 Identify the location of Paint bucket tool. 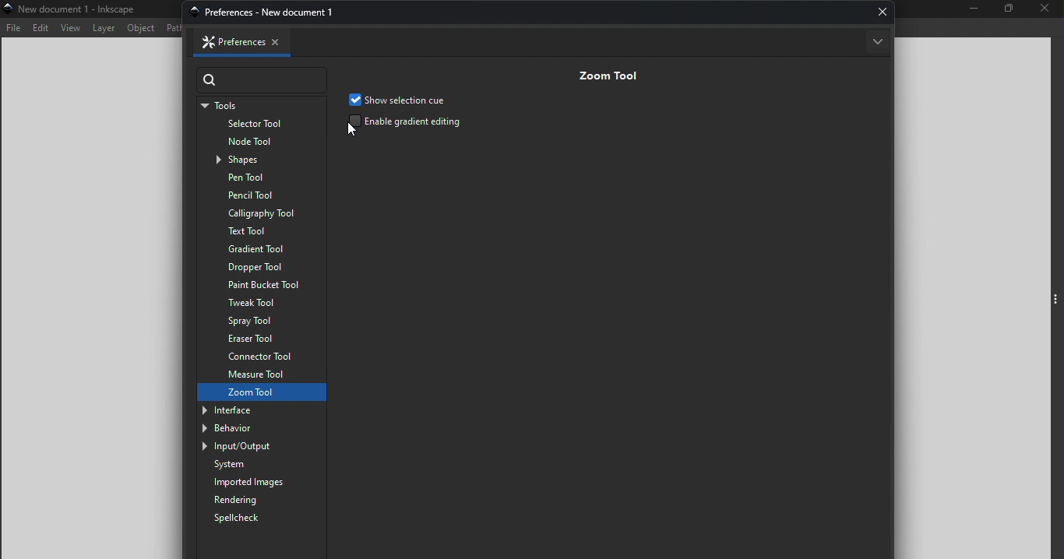
(270, 285).